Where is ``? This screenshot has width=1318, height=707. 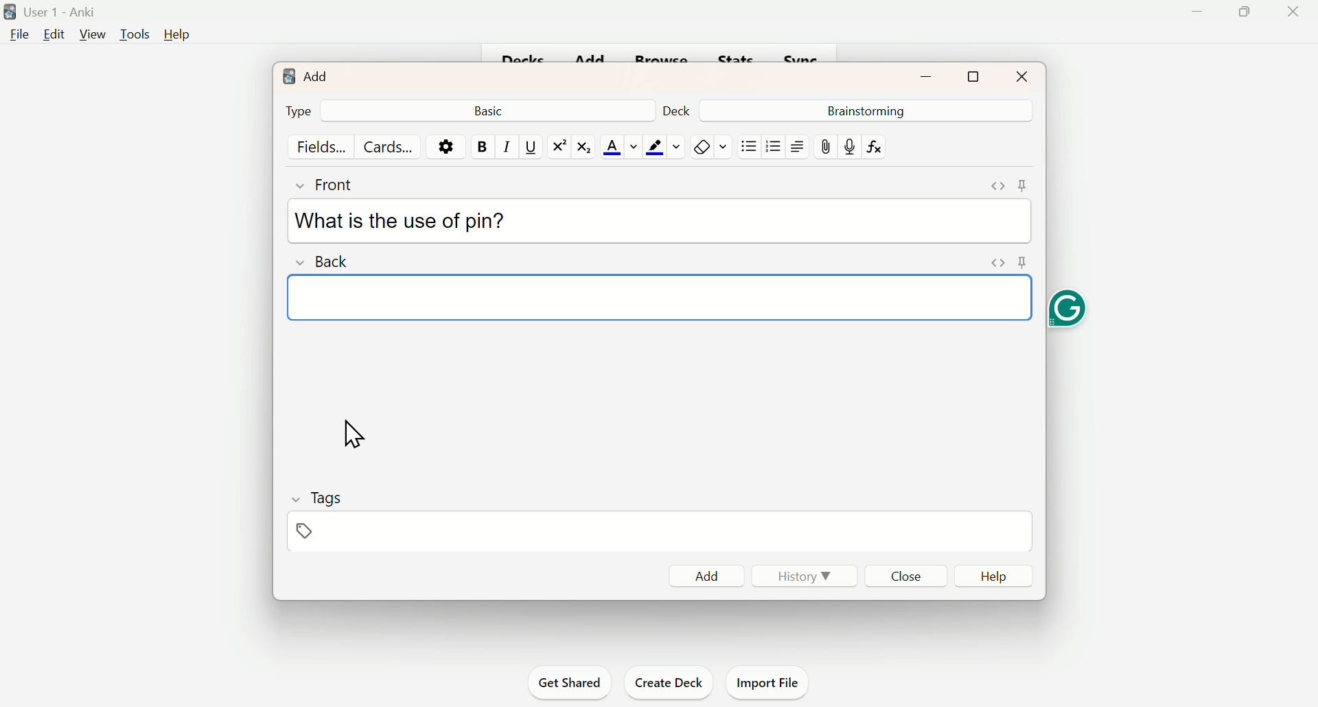
 is located at coordinates (56, 33).